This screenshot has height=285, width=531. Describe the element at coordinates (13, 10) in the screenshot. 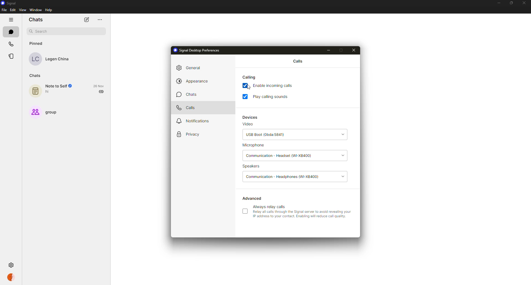

I see `edit` at that location.